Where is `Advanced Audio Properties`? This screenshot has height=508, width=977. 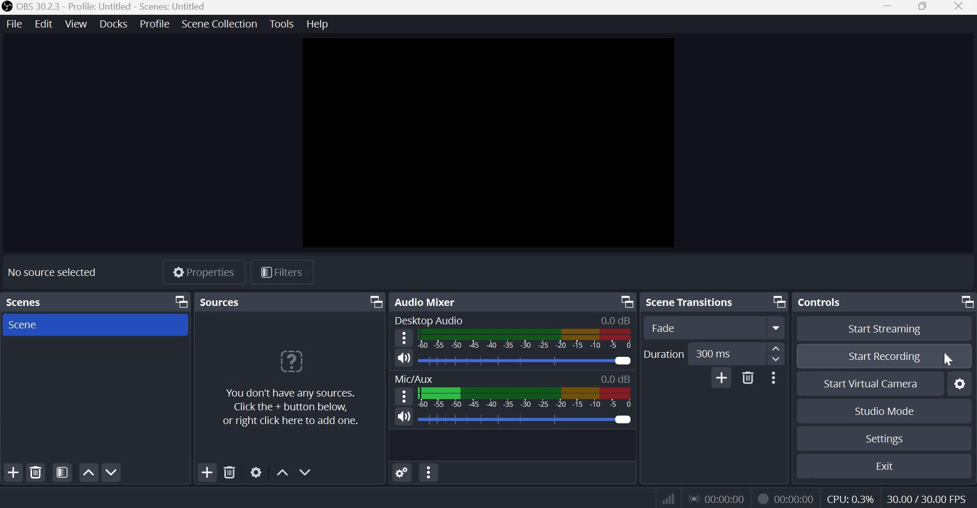 Advanced Audio Properties is located at coordinates (402, 472).